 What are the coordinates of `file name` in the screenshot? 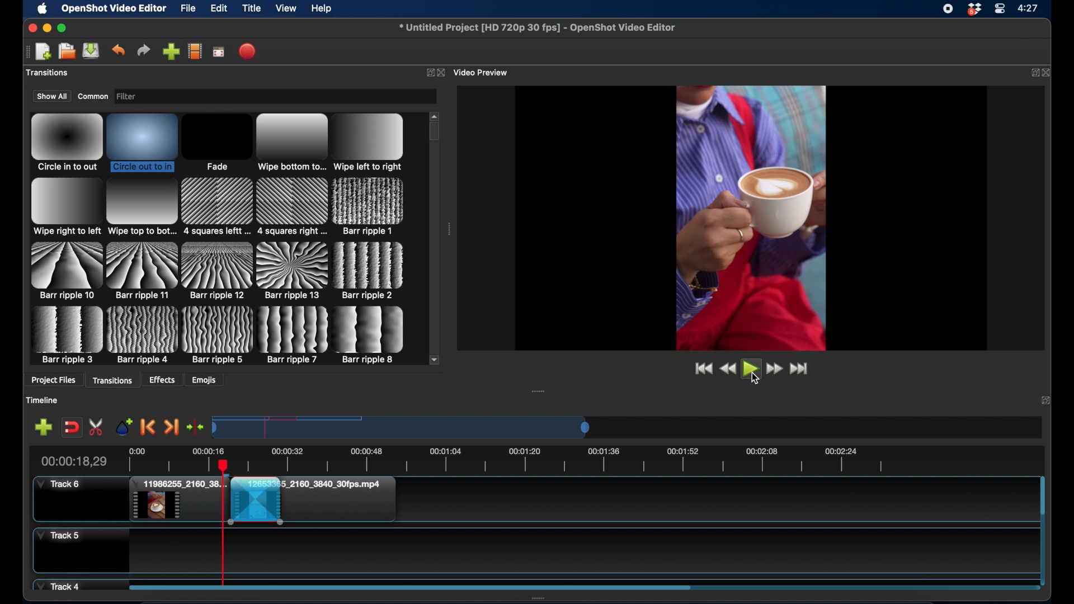 It's located at (538, 28).